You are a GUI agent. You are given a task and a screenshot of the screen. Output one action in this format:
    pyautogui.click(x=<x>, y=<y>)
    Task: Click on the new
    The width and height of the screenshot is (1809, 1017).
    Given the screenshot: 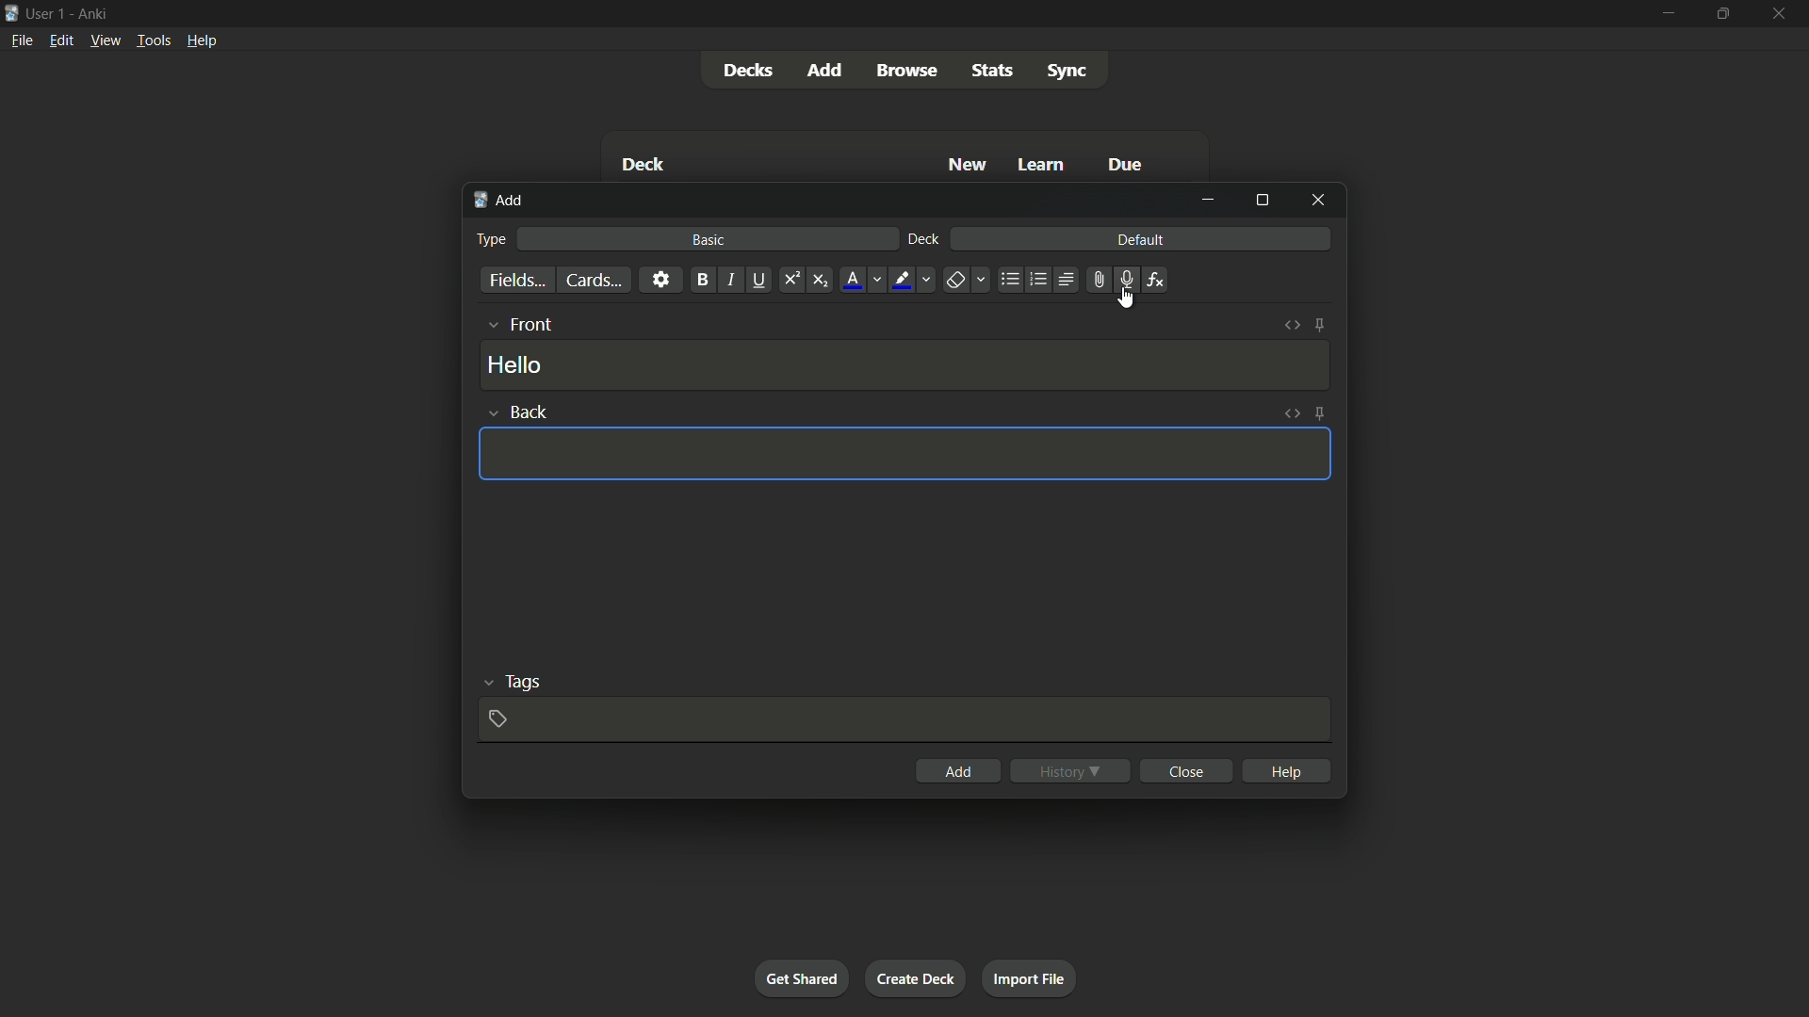 What is the action you would take?
    pyautogui.click(x=966, y=167)
    